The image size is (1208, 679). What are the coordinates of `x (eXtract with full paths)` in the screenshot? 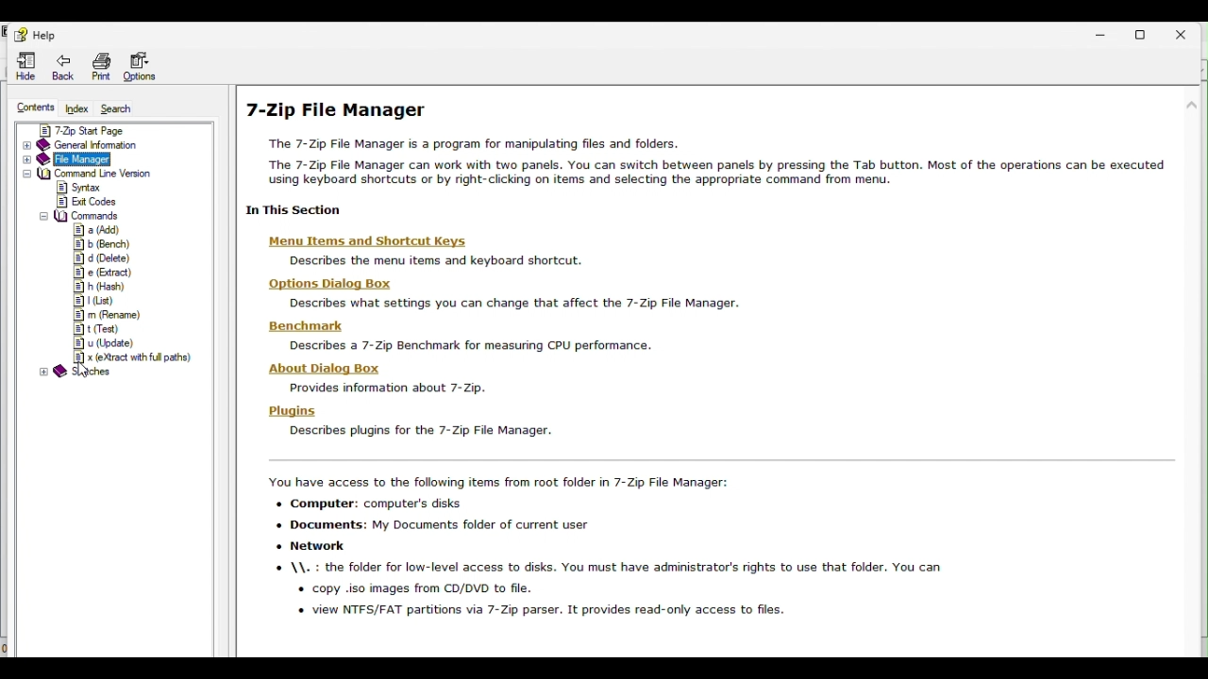 It's located at (129, 357).